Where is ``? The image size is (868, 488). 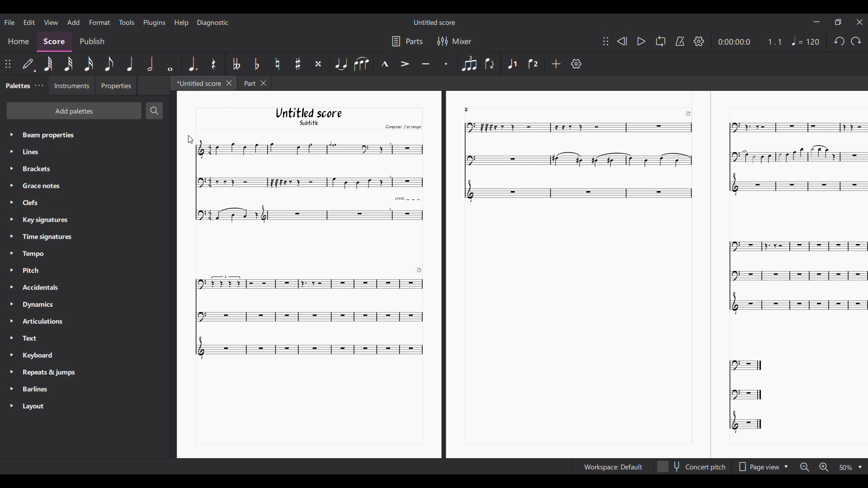
 is located at coordinates (745, 394).